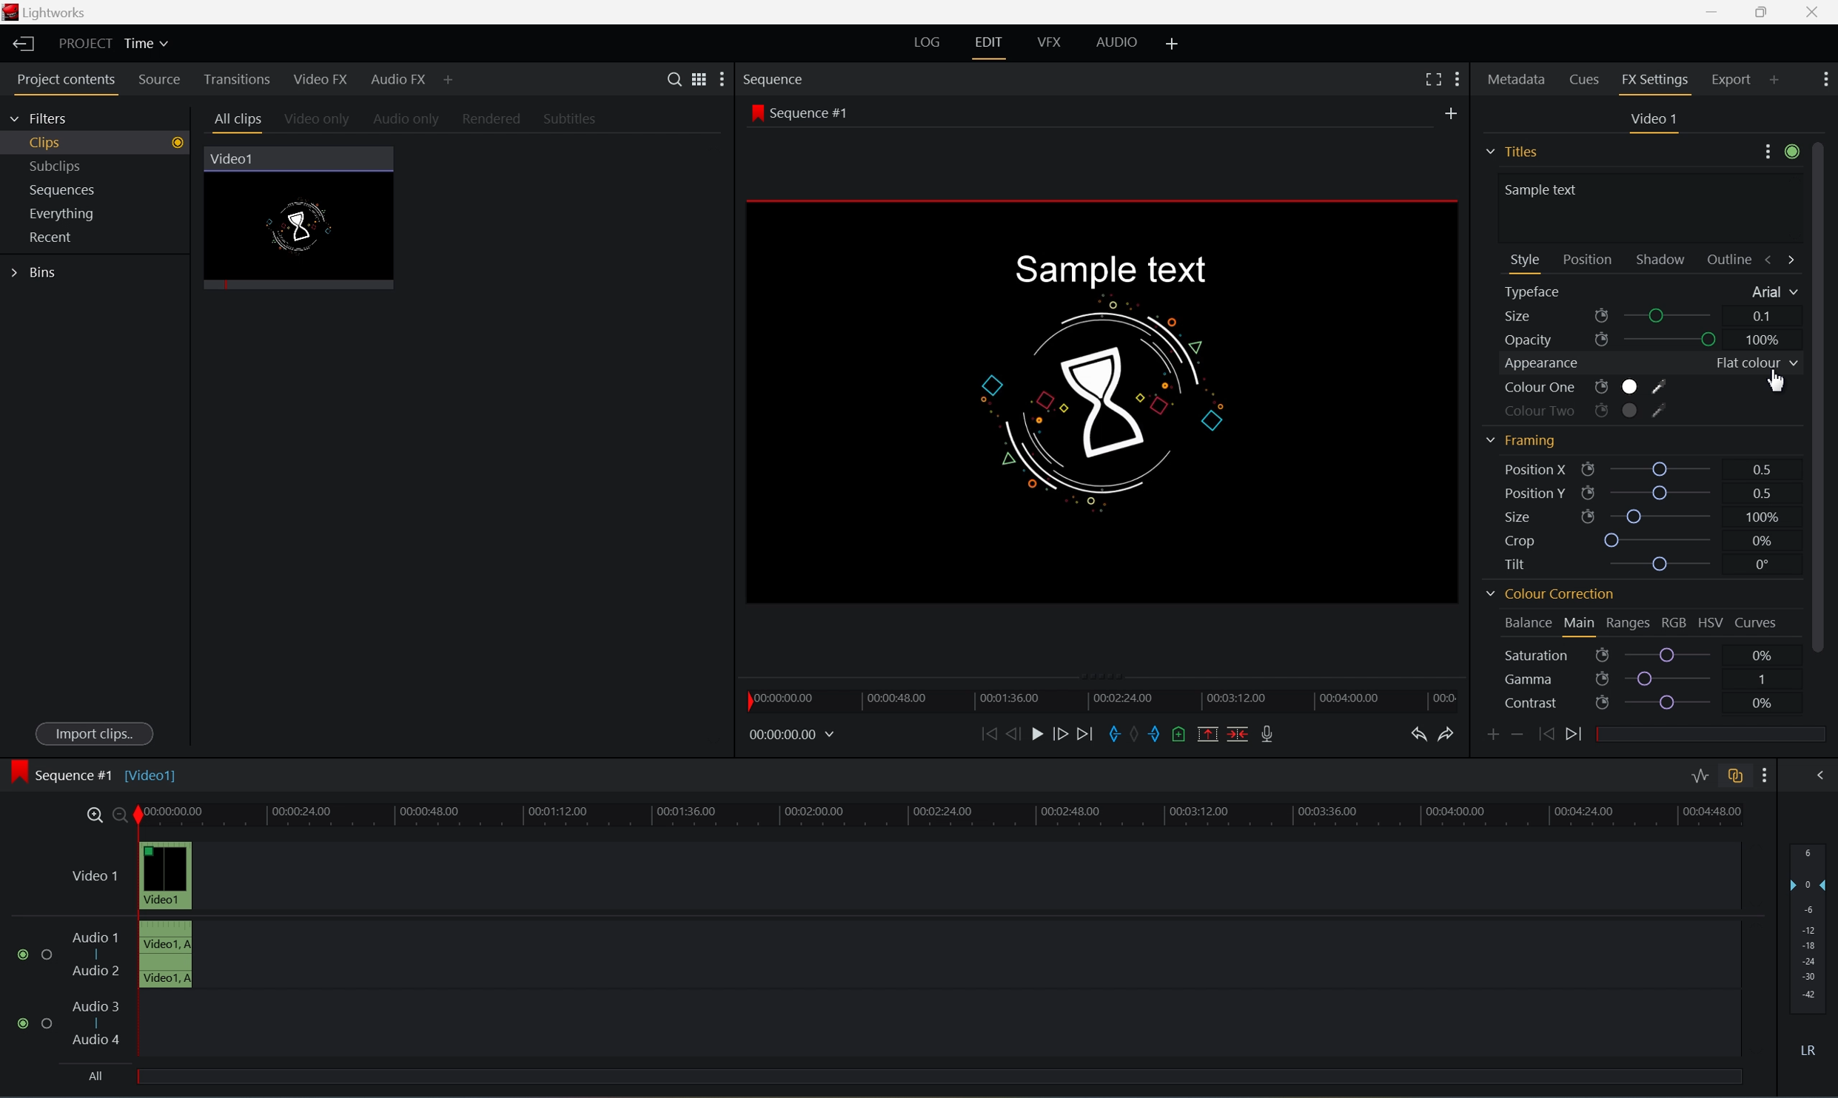 The height and width of the screenshot is (1098, 1838). Describe the element at coordinates (1543, 365) in the screenshot. I see `appearance` at that location.